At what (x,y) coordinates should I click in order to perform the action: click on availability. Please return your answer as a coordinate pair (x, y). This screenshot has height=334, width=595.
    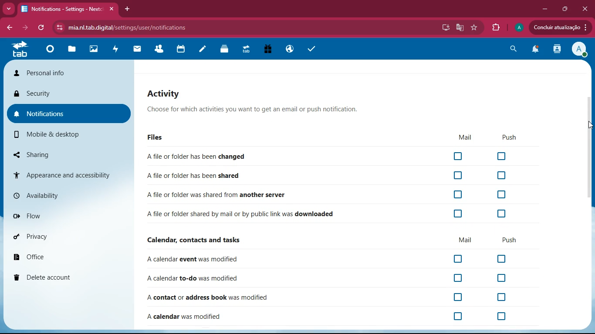
    Looking at the image, I should click on (68, 196).